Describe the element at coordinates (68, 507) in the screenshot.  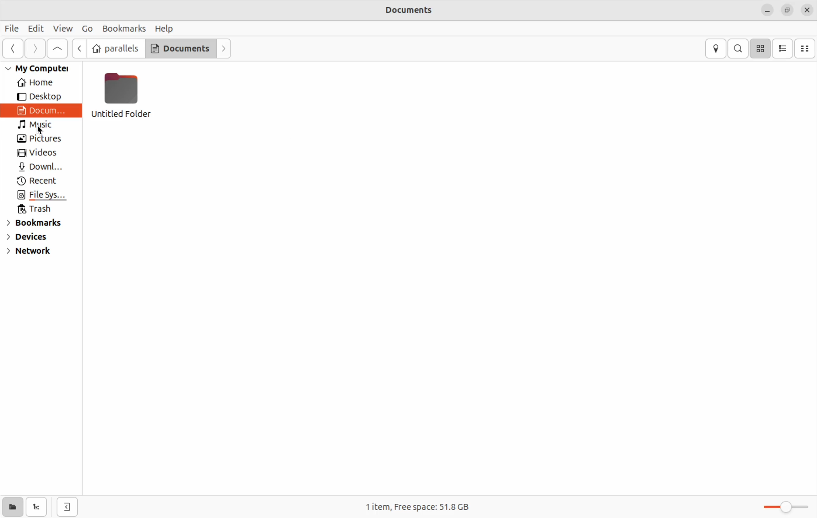
I see `open side bar` at that location.